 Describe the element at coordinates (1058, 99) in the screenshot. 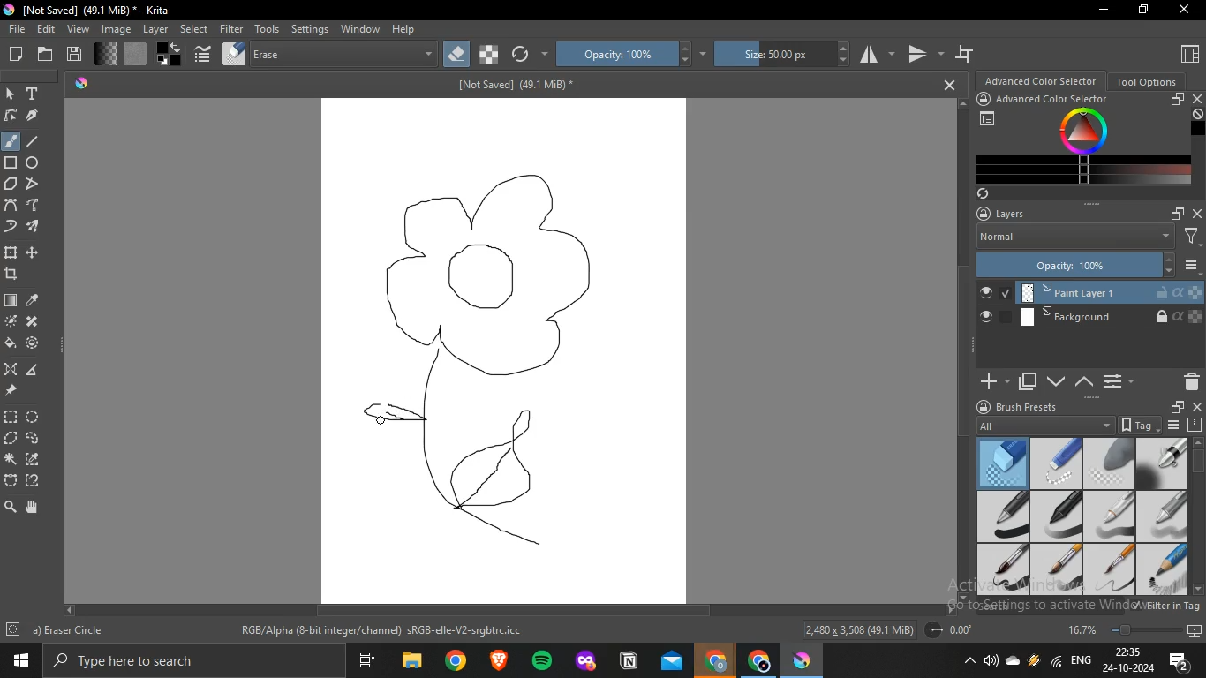

I see `advanced color selector` at that location.